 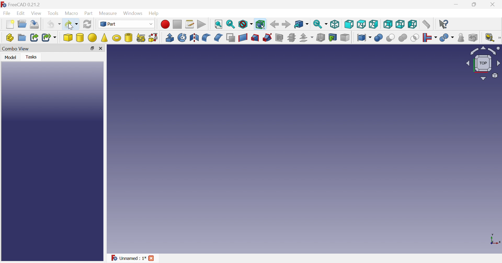 What do you see at coordinates (117, 38) in the screenshot?
I see `Torus` at bounding box center [117, 38].